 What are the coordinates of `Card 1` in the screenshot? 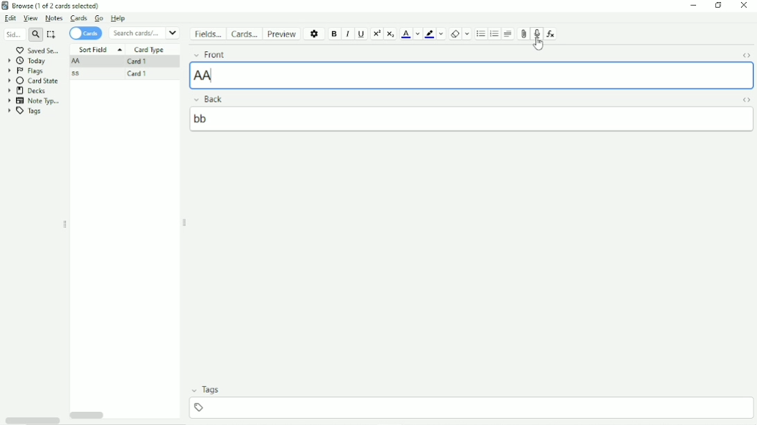 It's located at (139, 62).